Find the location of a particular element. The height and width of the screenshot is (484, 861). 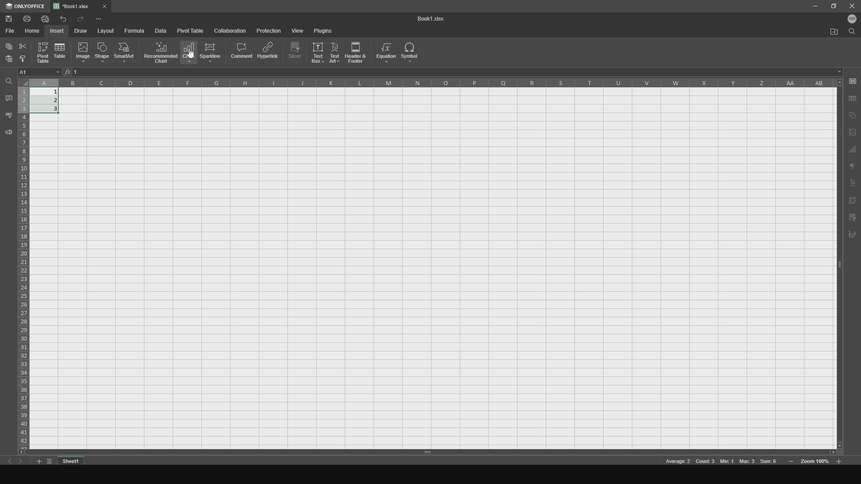

file tab is located at coordinates (91, 5).